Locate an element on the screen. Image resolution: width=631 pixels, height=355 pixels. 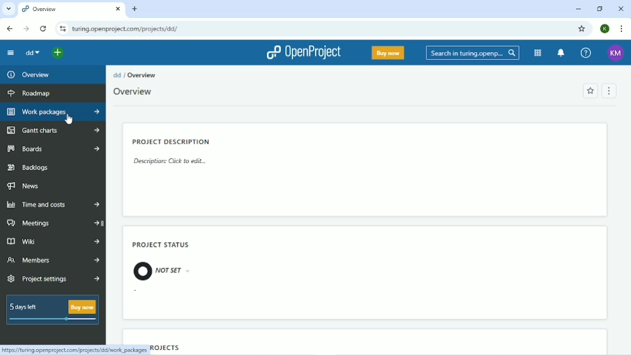
notification is located at coordinates (562, 53).